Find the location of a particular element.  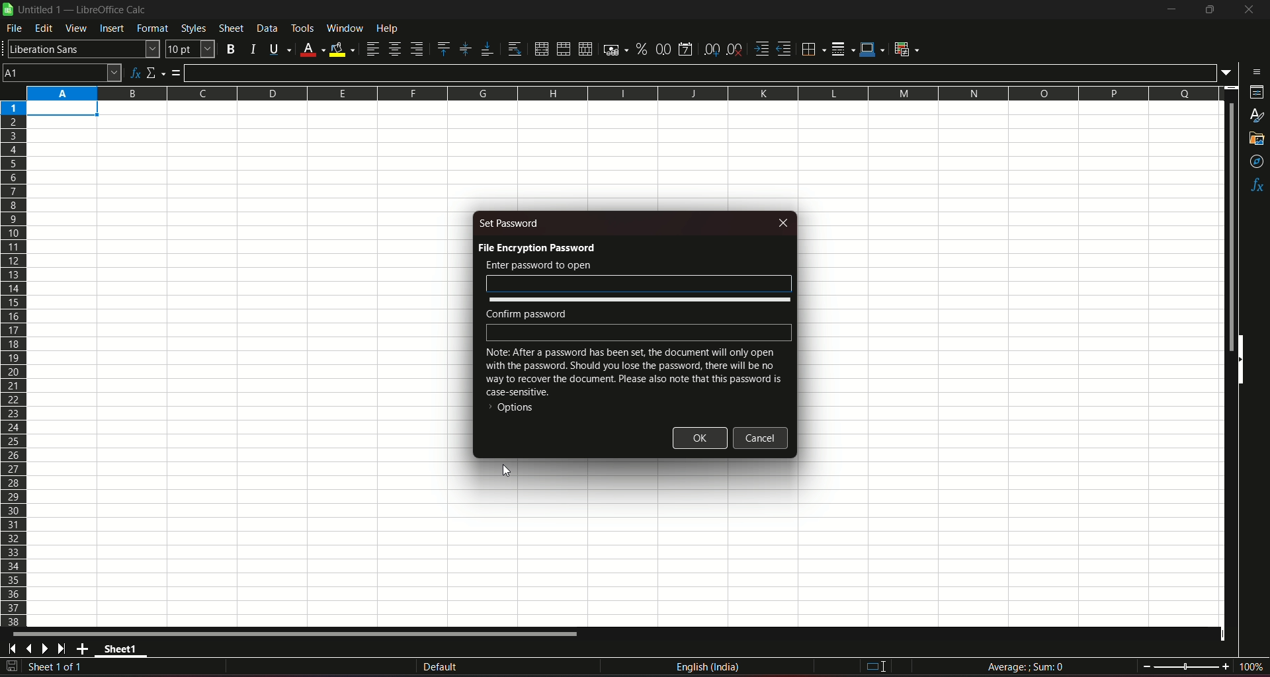

border color is located at coordinates (873, 50).